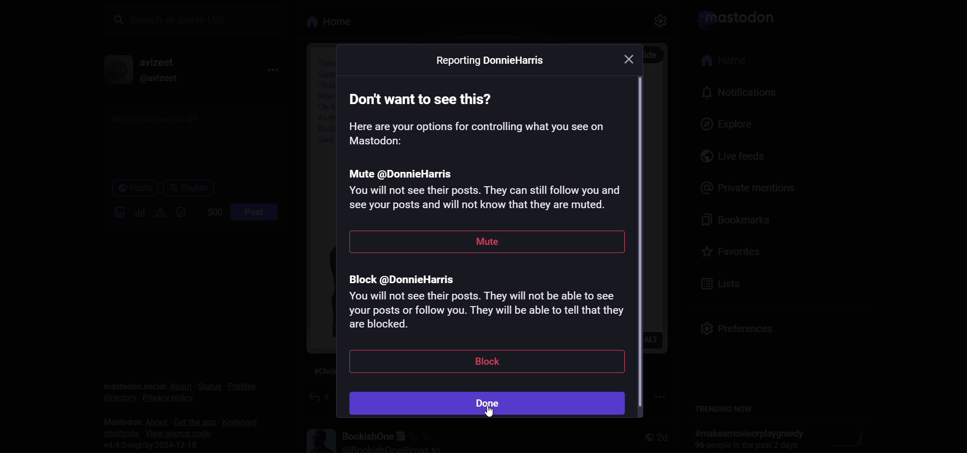 The image size is (967, 453). Describe the element at coordinates (180, 212) in the screenshot. I see `emoji` at that location.